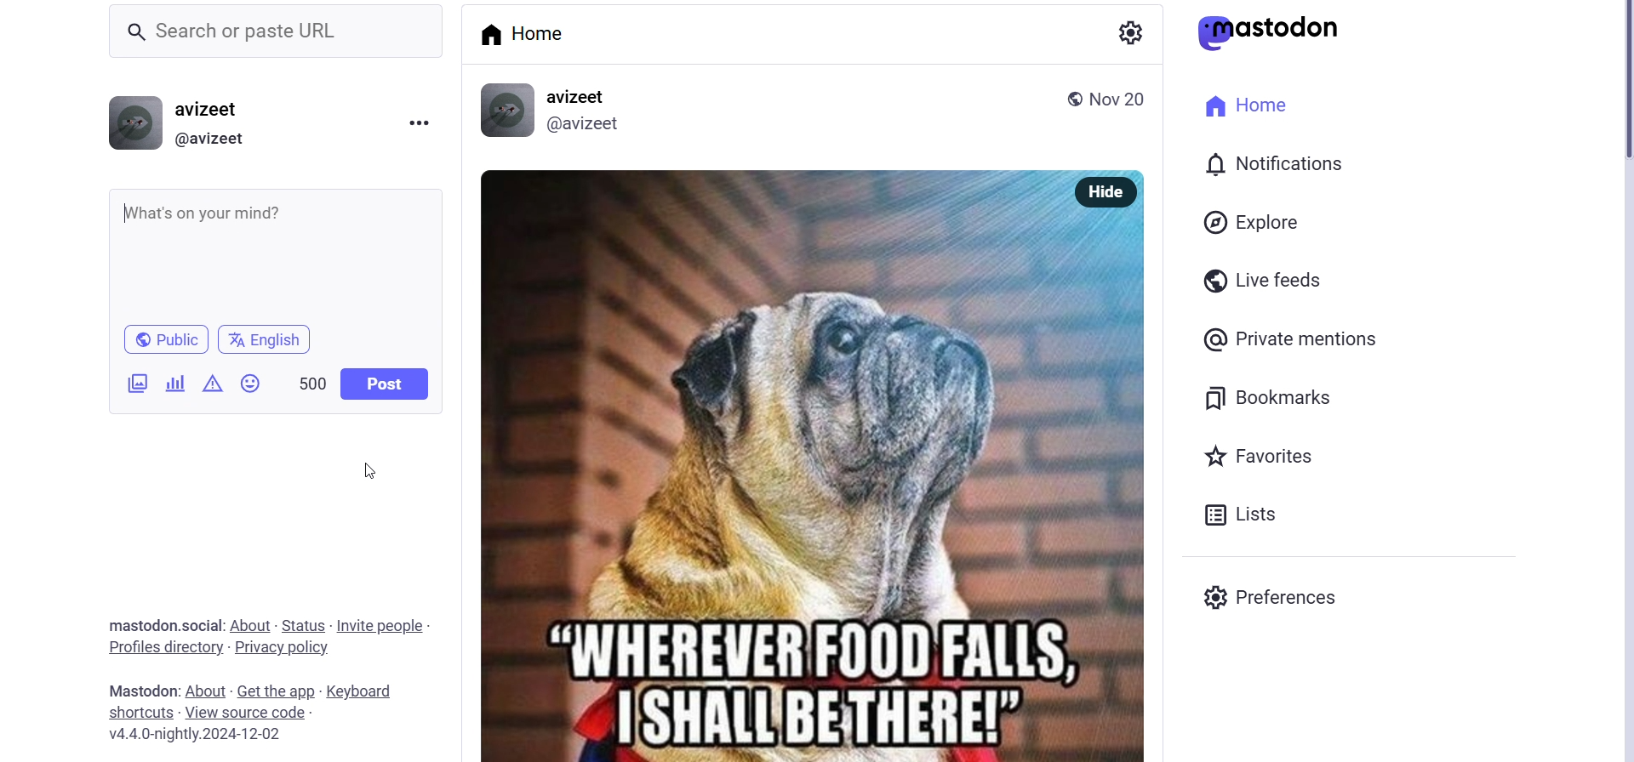 Image resolution: width=1634 pixels, height=762 pixels. Describe the element at coordinates (381, 621) in the screenshot. I see `invite people` at that location.